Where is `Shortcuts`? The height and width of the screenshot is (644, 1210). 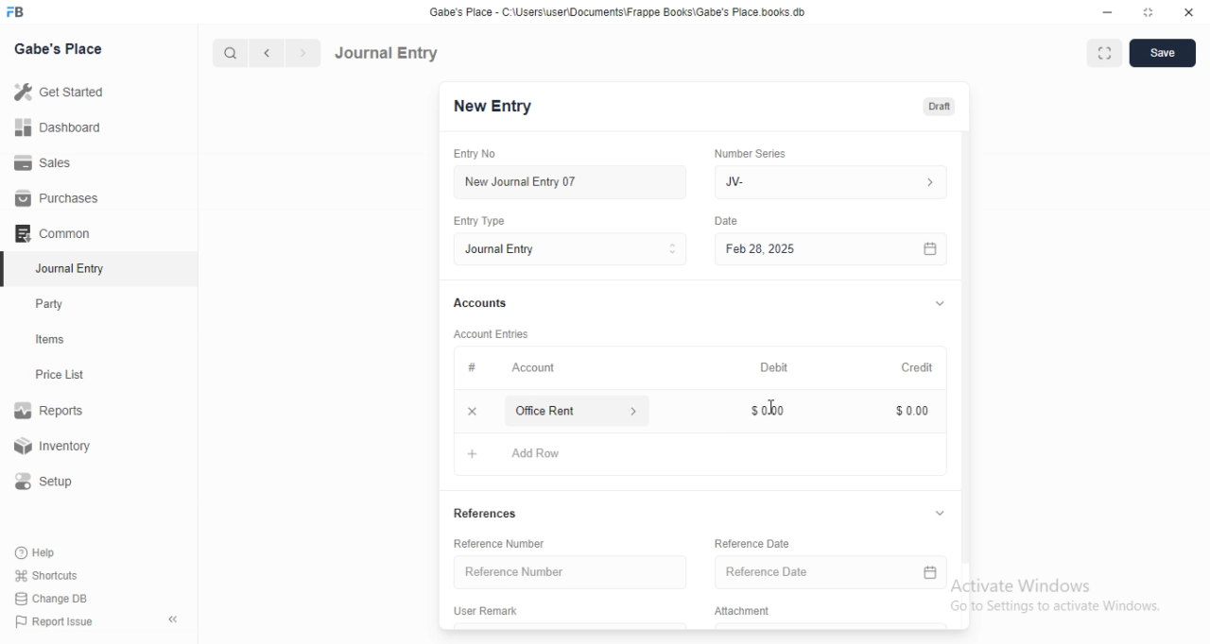 Shortcuts is located at coordinates (46, 574).